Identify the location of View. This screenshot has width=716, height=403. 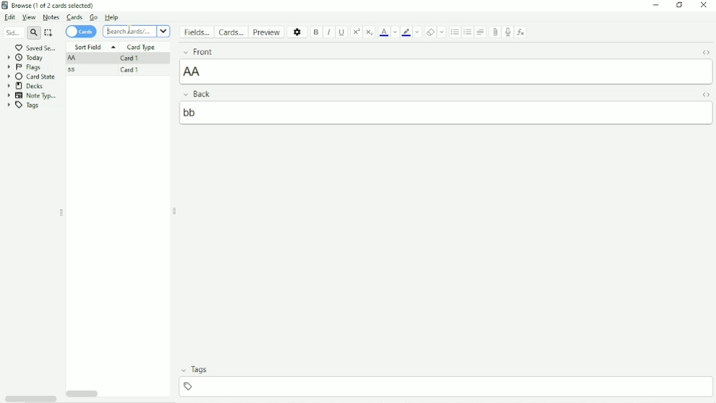
(30, 18).